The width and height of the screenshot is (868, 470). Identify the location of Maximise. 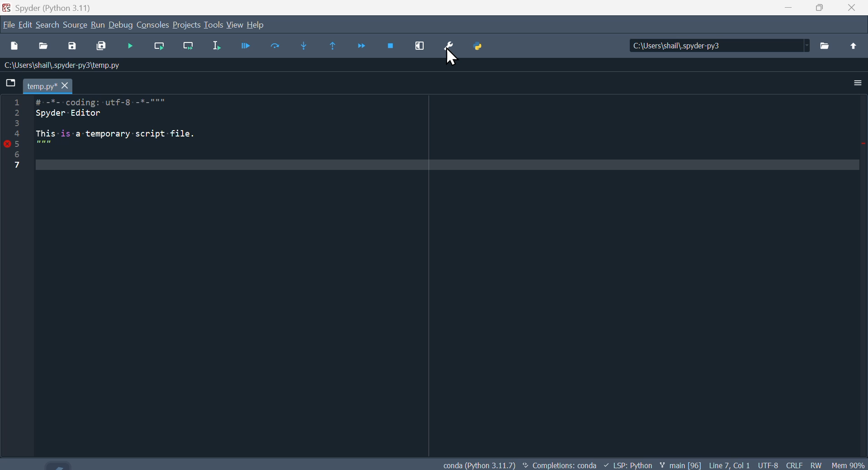
(825, 8).